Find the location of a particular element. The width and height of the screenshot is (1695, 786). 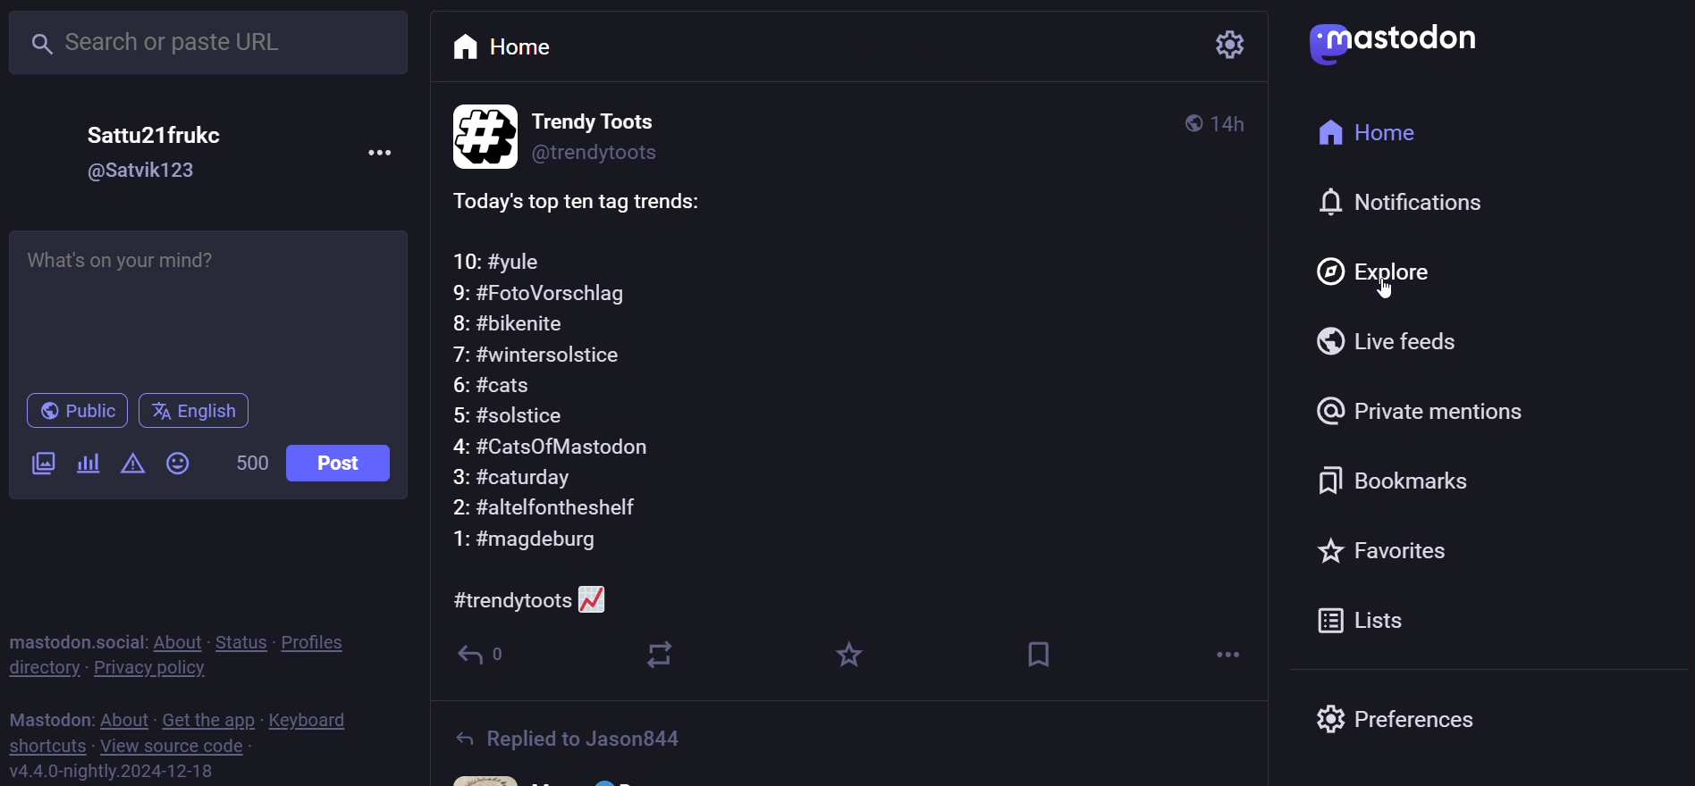

mastodon is located at coordinates (1398, 42).